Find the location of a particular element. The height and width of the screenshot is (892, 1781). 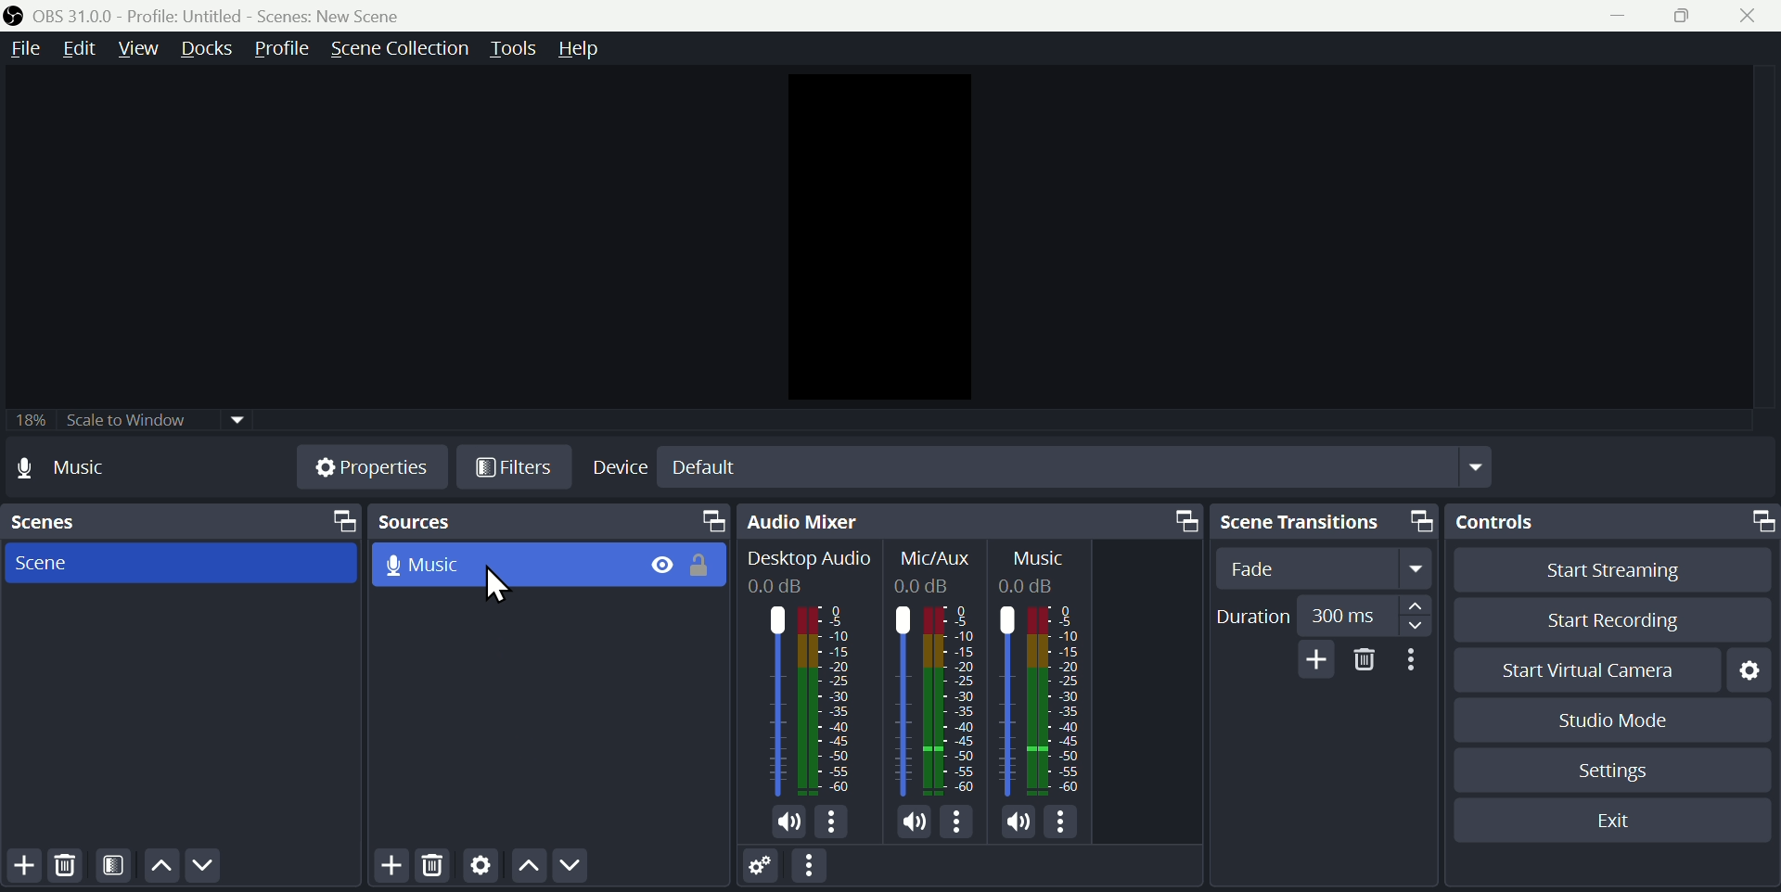

Properties is located at coordinates (366, 467).